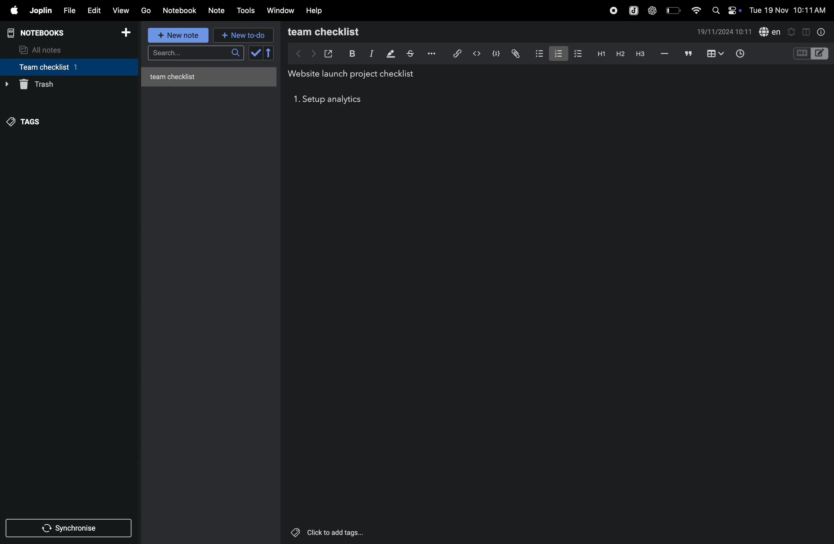  Describe the element at coordinates (496, 53) in the screenshot. I see `code block` at that location.